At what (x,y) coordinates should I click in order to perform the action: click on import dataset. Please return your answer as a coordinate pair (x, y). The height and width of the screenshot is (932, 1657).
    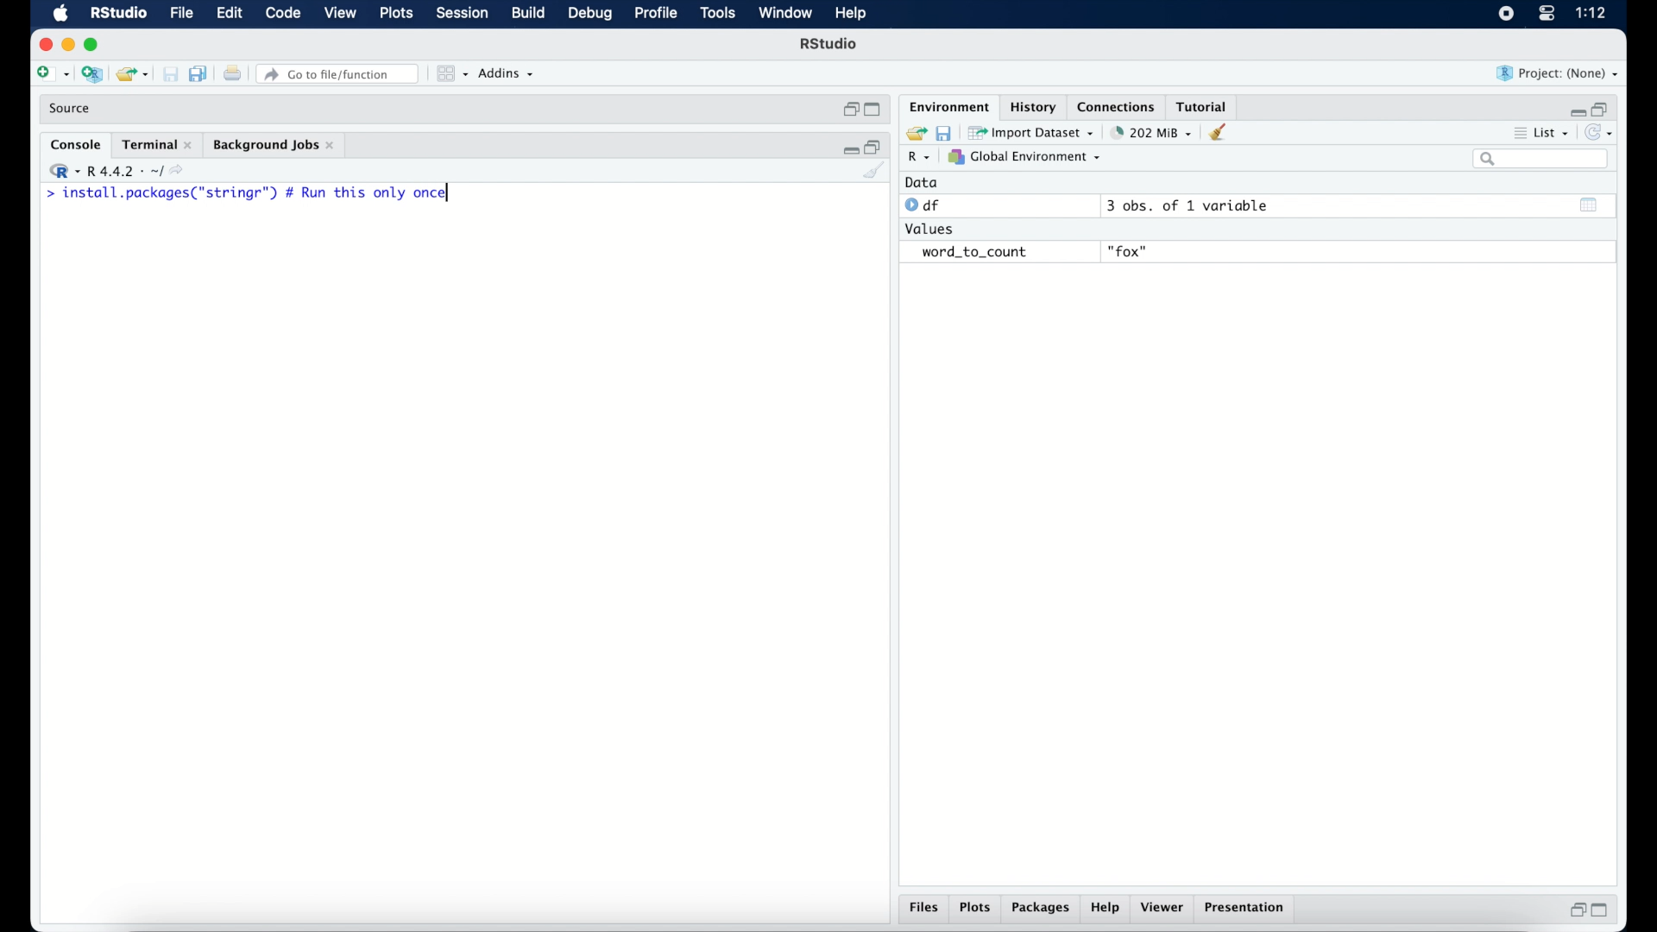
    Looking at the image, I should click on (1031, 133).